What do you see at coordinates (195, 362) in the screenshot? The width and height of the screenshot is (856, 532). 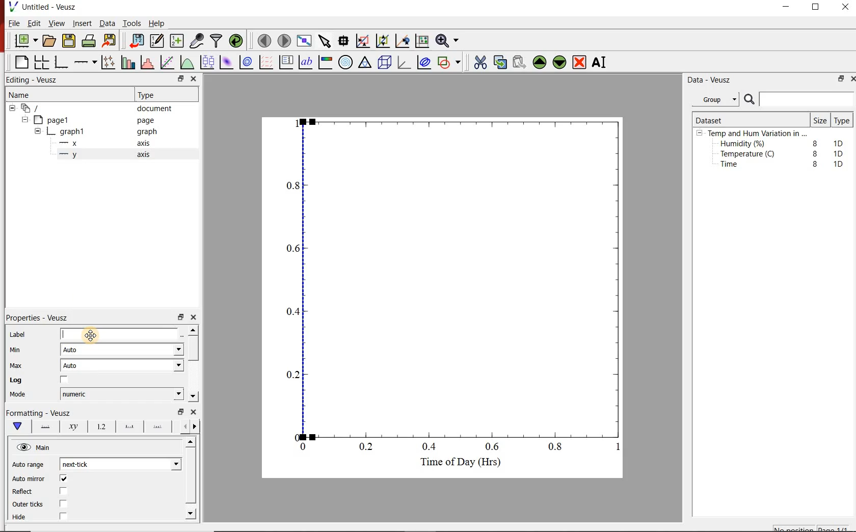 I see `scroll bar` at bounding box center [195, 362].